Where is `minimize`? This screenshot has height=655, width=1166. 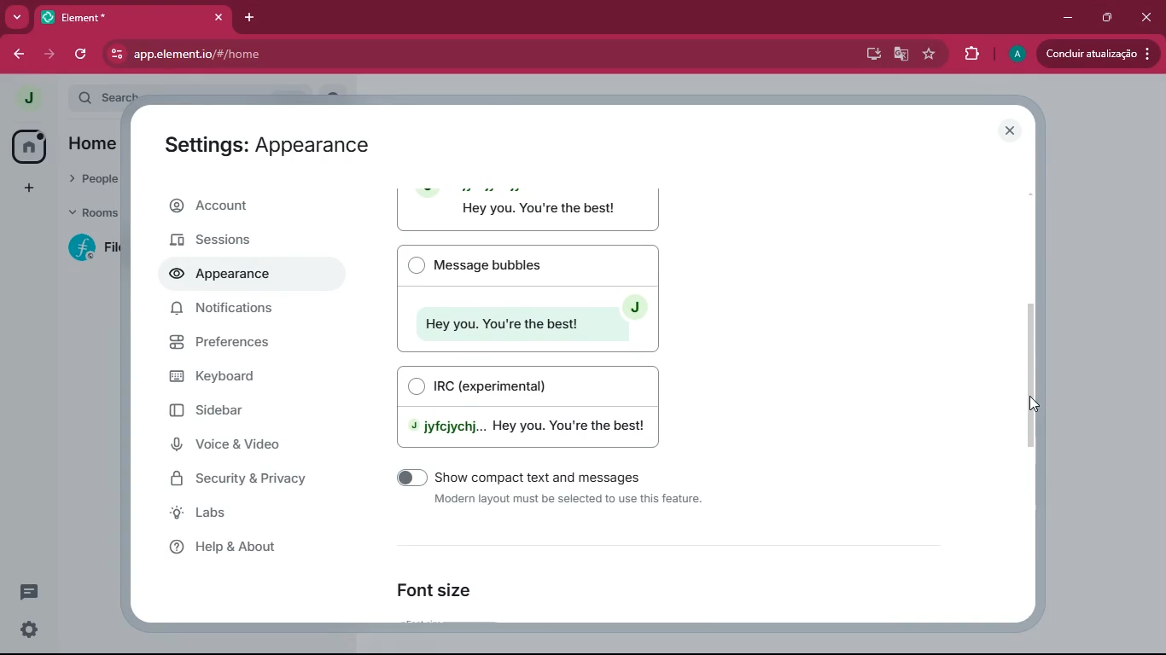 minimize is located at coordinates (1068, 18).